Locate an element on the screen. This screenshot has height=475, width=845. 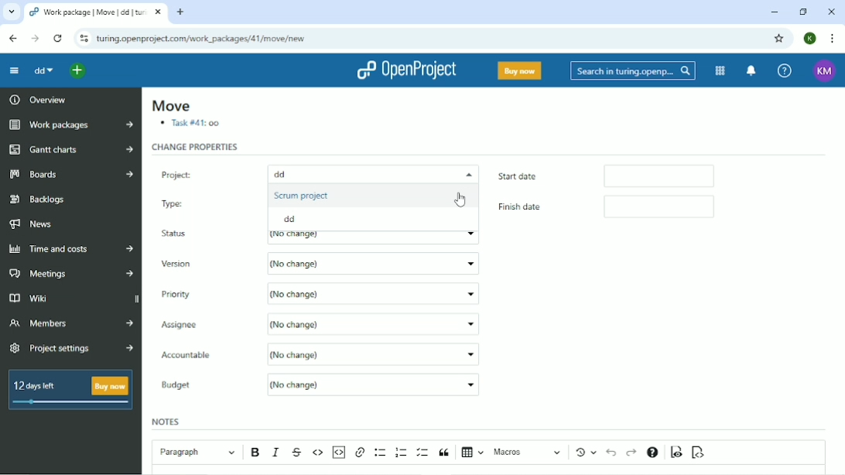
Buy now is located at coordinates (520, 70).